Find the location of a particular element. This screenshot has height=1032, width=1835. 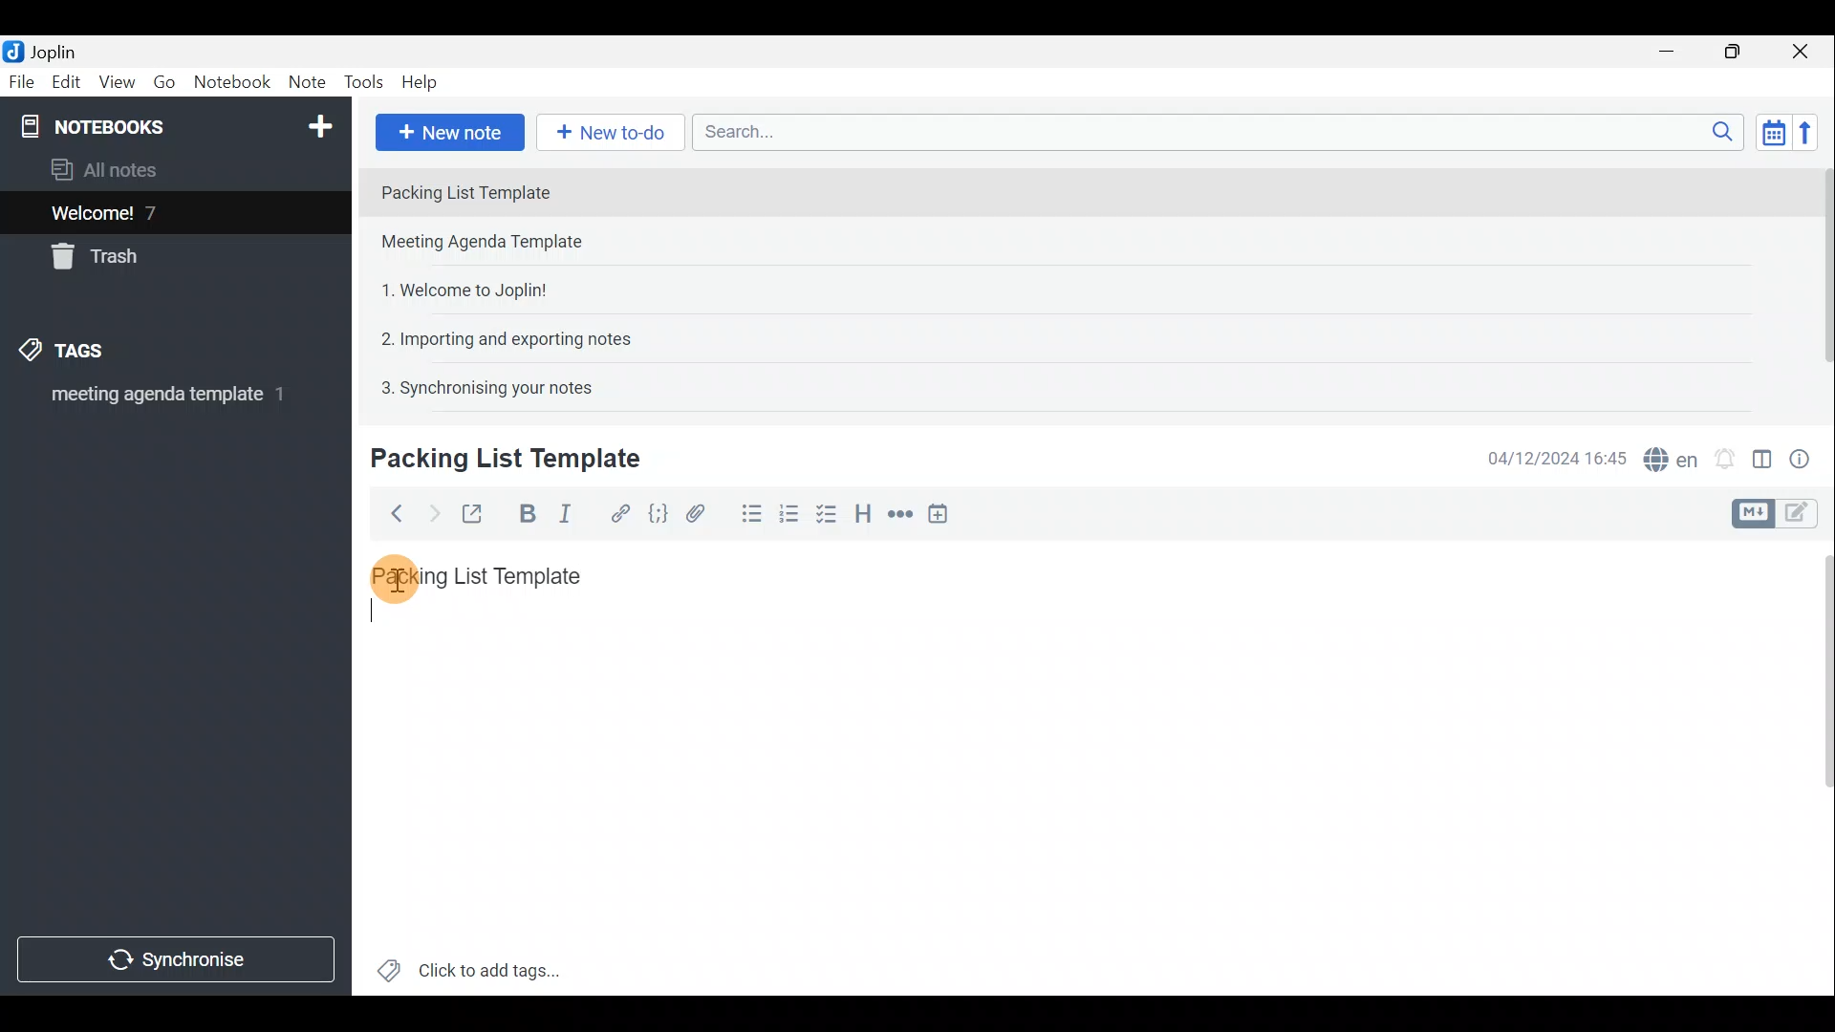

Minimise is located at coordinates (1676, 54).